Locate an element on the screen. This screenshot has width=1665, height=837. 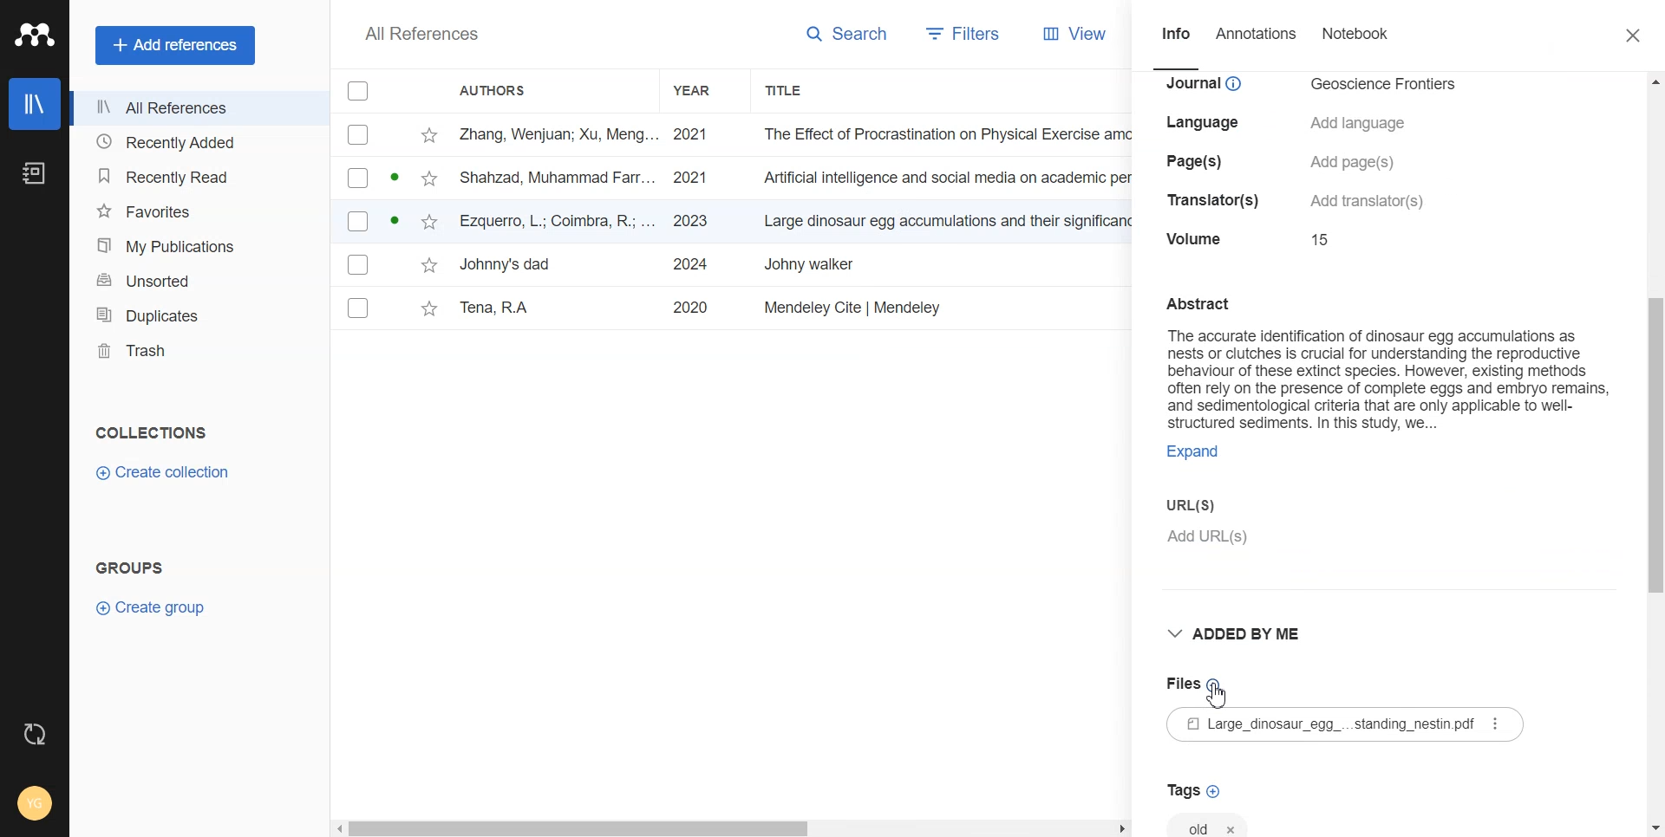
Trash is located at coordinates (199, 350).